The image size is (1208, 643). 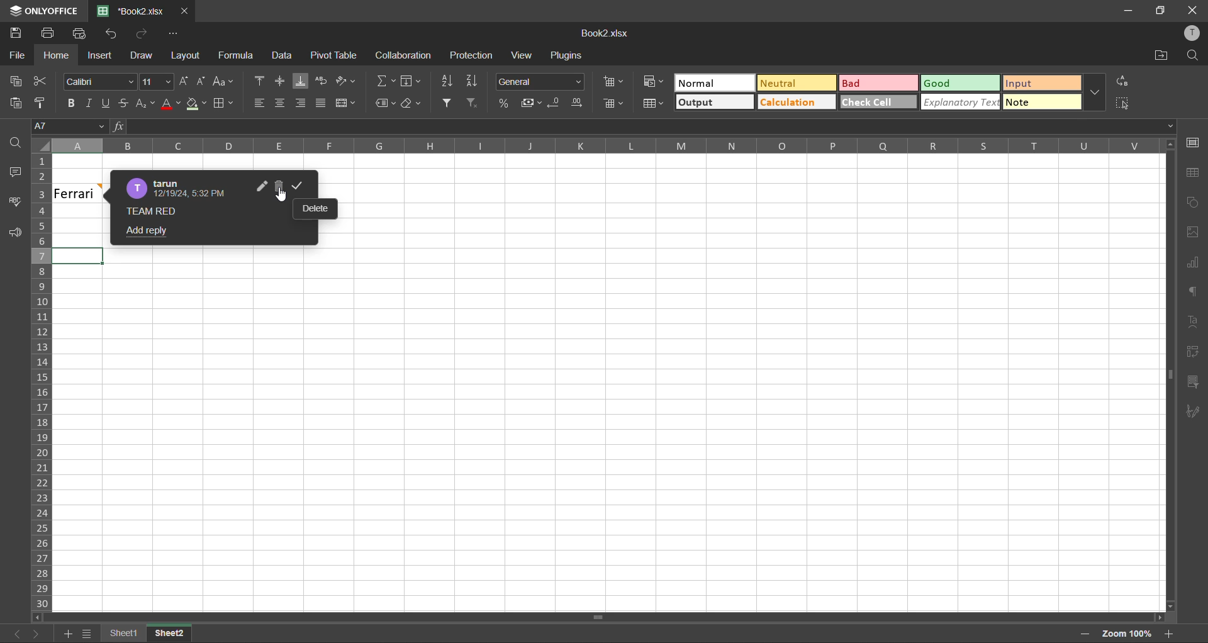 What do you see at coordinates (447, 82) in the screenshot?
I see `sort ascending` at bounding box center [447, 82].